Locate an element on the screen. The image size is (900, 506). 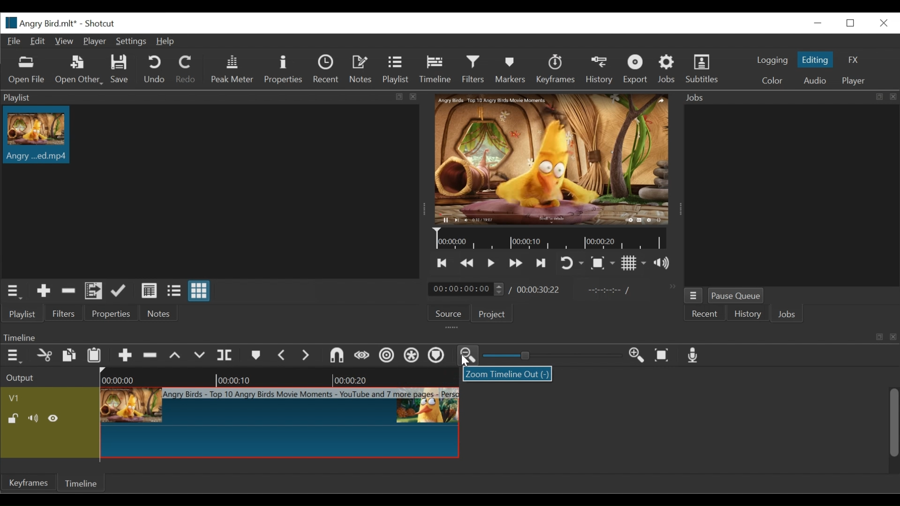
Minimize is located at coordinates (819, 23).